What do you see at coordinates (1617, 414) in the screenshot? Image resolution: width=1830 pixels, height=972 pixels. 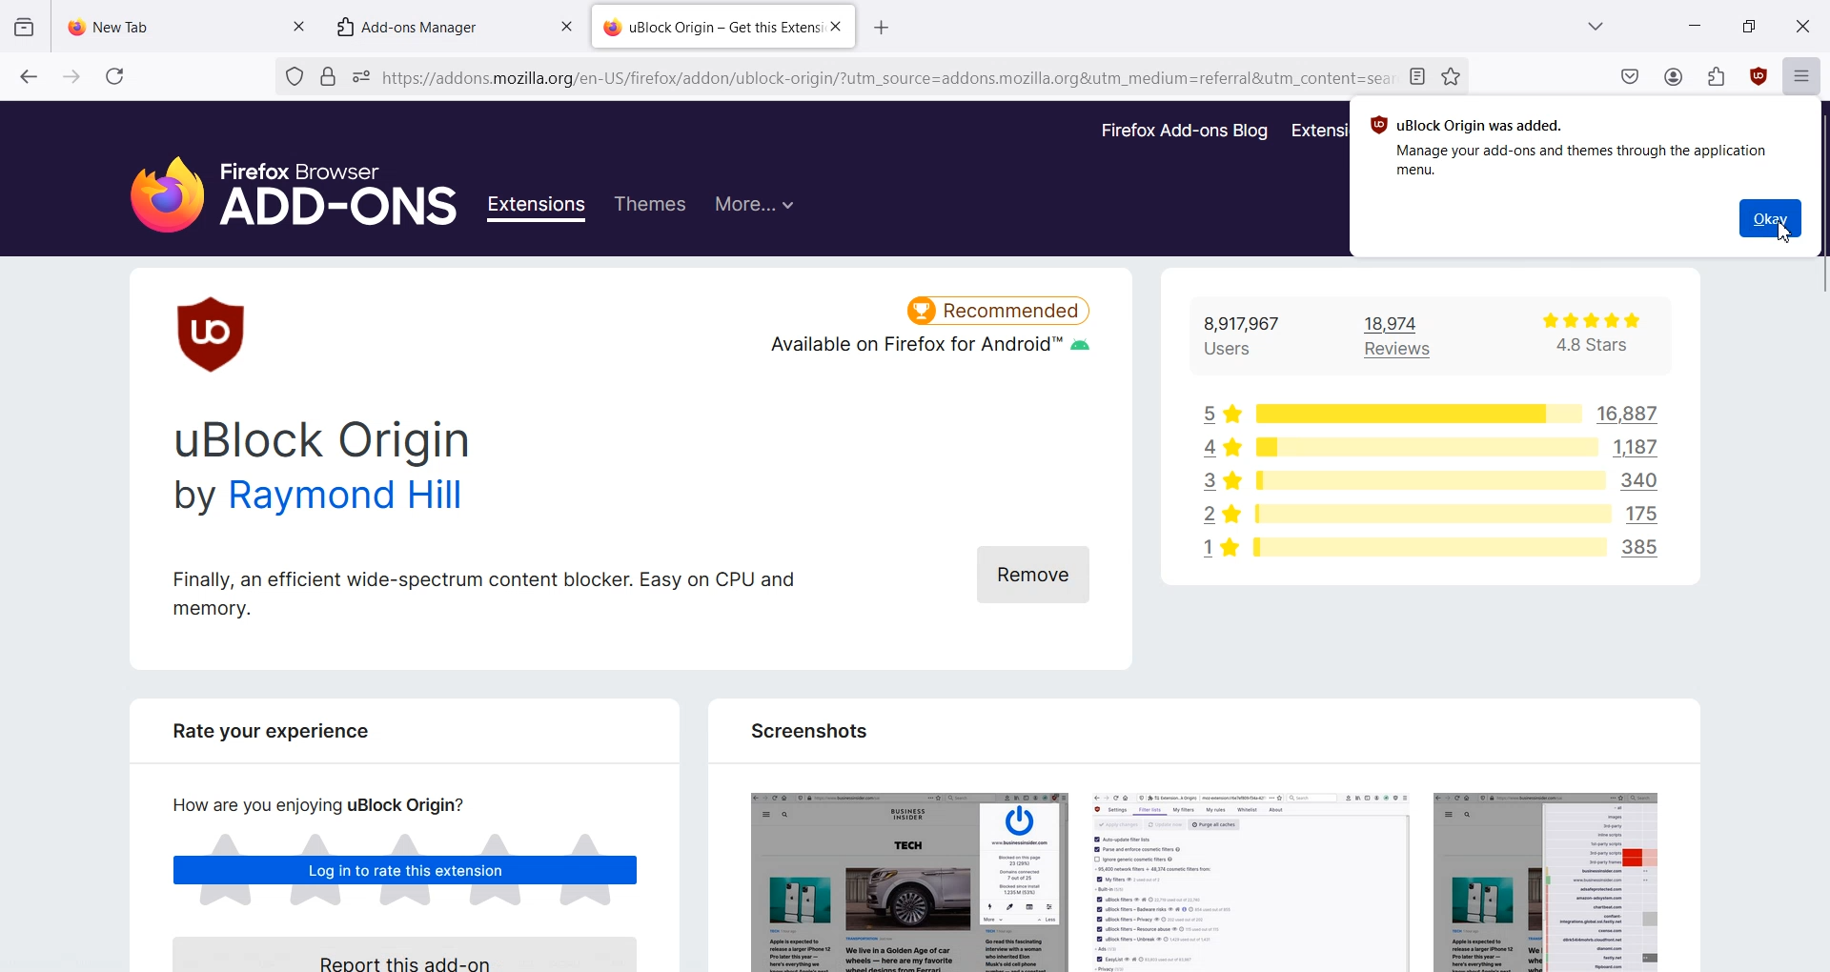 I see `16,887 users` at bounding box center [1617, 414].